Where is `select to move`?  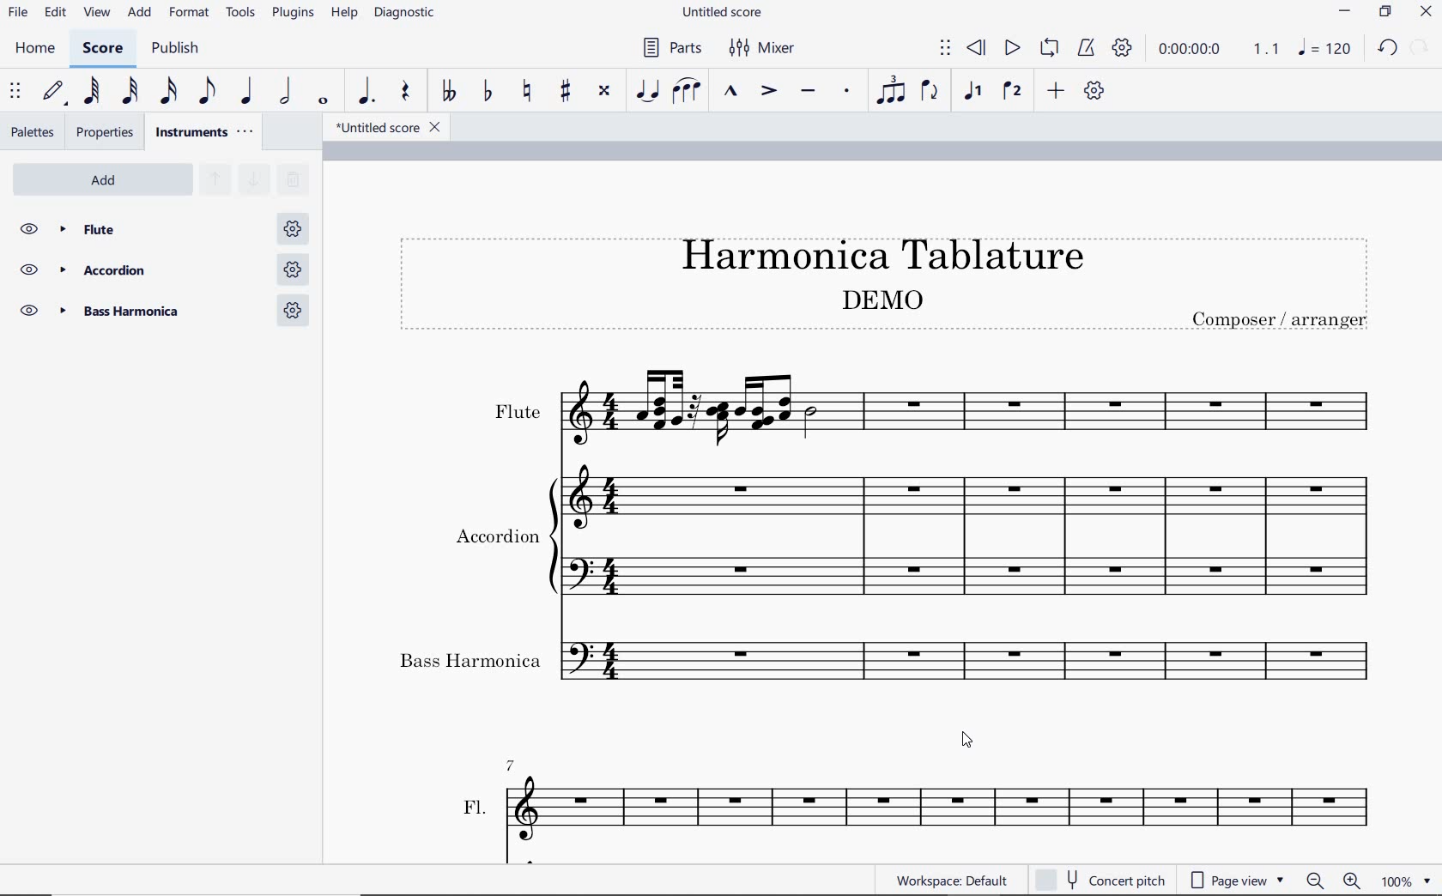
select to move is located at coordinates (15, 92).